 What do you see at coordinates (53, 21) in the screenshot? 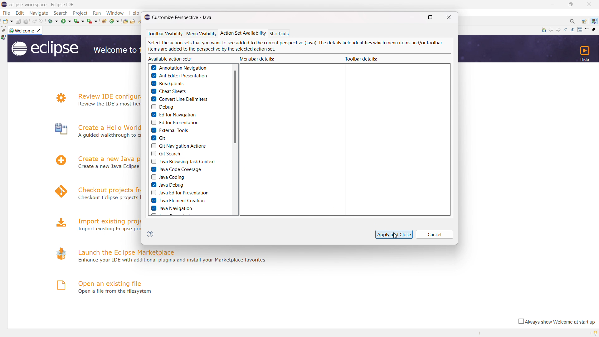
I see `debug` at bounding box center [53, 21].